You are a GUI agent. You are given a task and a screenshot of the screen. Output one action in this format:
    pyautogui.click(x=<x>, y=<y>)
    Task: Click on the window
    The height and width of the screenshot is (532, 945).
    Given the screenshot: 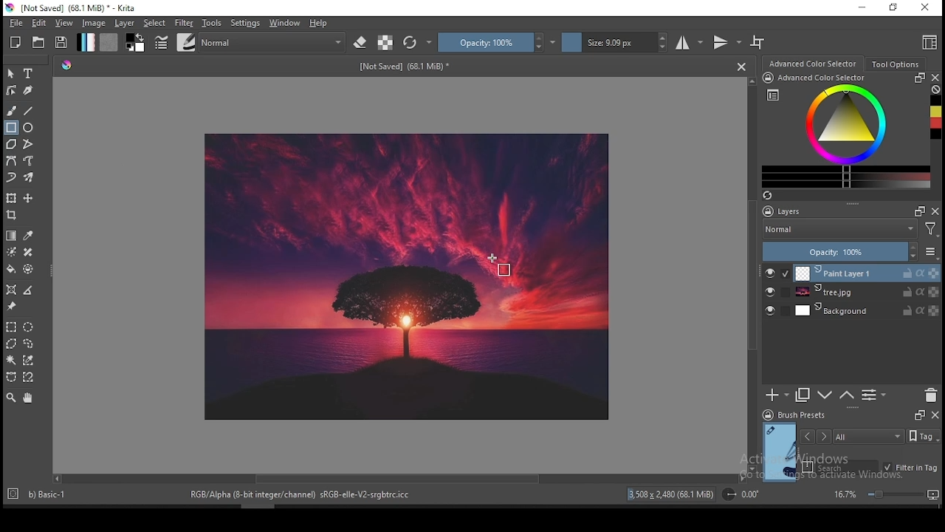 What is the action you would take?
    pyautogui.click(x=285, y=23)
    